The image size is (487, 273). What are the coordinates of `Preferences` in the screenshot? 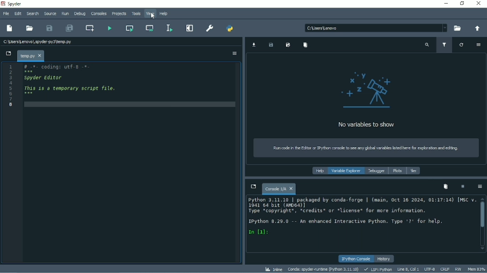 It's located at (210, 28).